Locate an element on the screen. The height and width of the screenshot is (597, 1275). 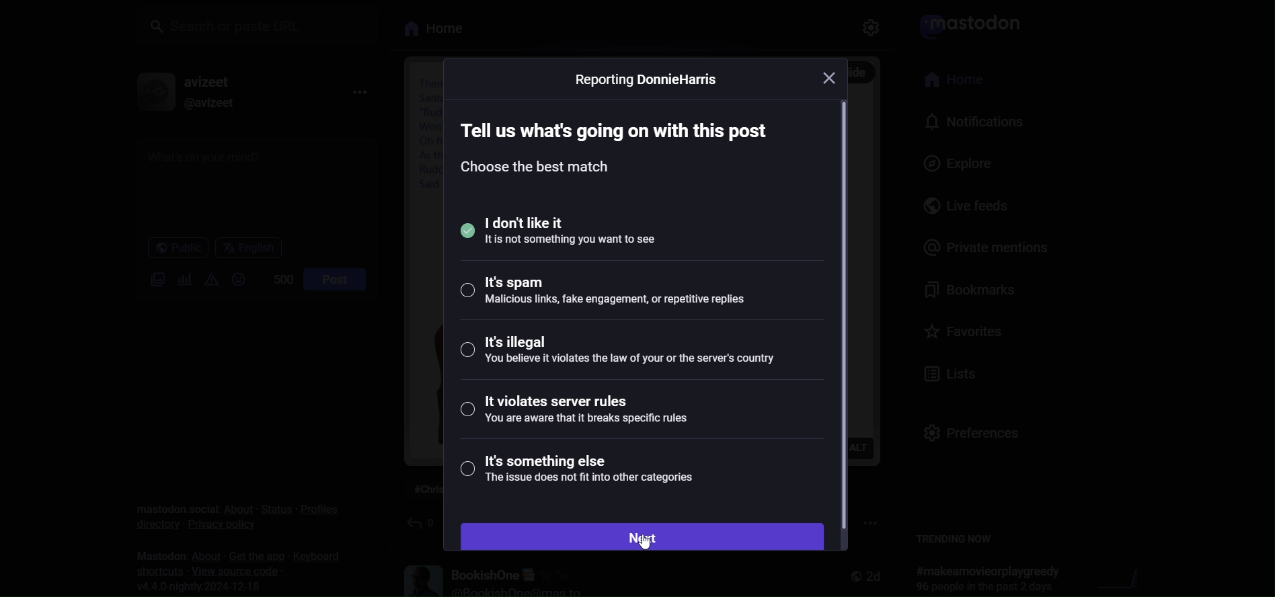
Nee is located at coordinates (642, 536).